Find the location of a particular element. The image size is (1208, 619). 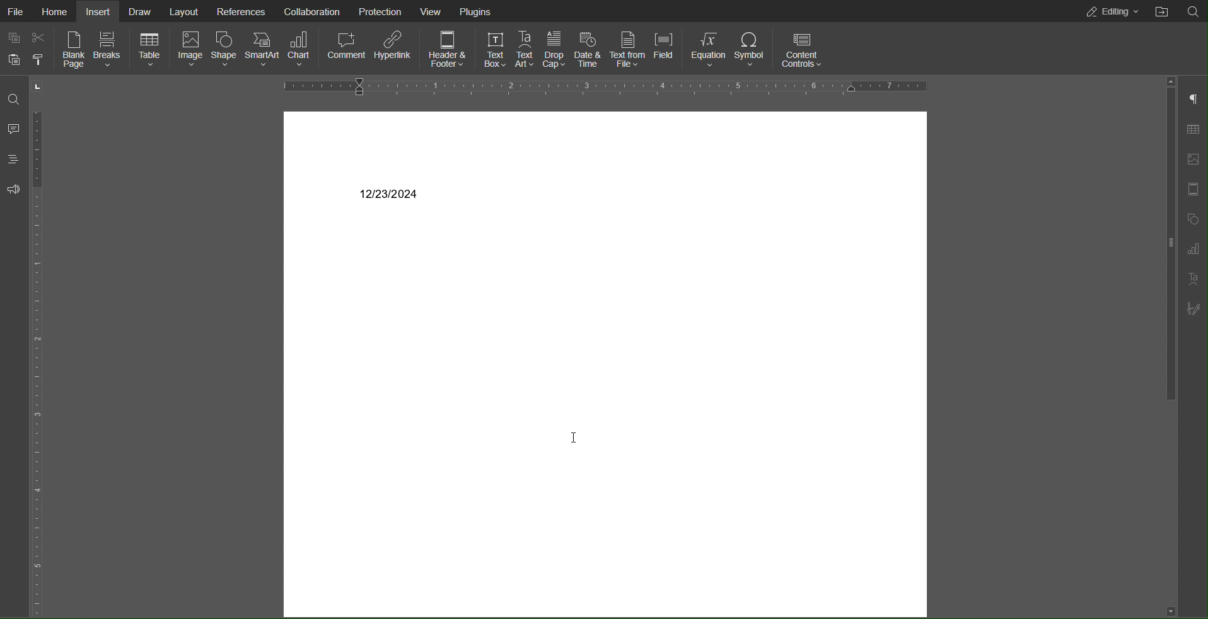

Copy is located at coordinates (15, 39).